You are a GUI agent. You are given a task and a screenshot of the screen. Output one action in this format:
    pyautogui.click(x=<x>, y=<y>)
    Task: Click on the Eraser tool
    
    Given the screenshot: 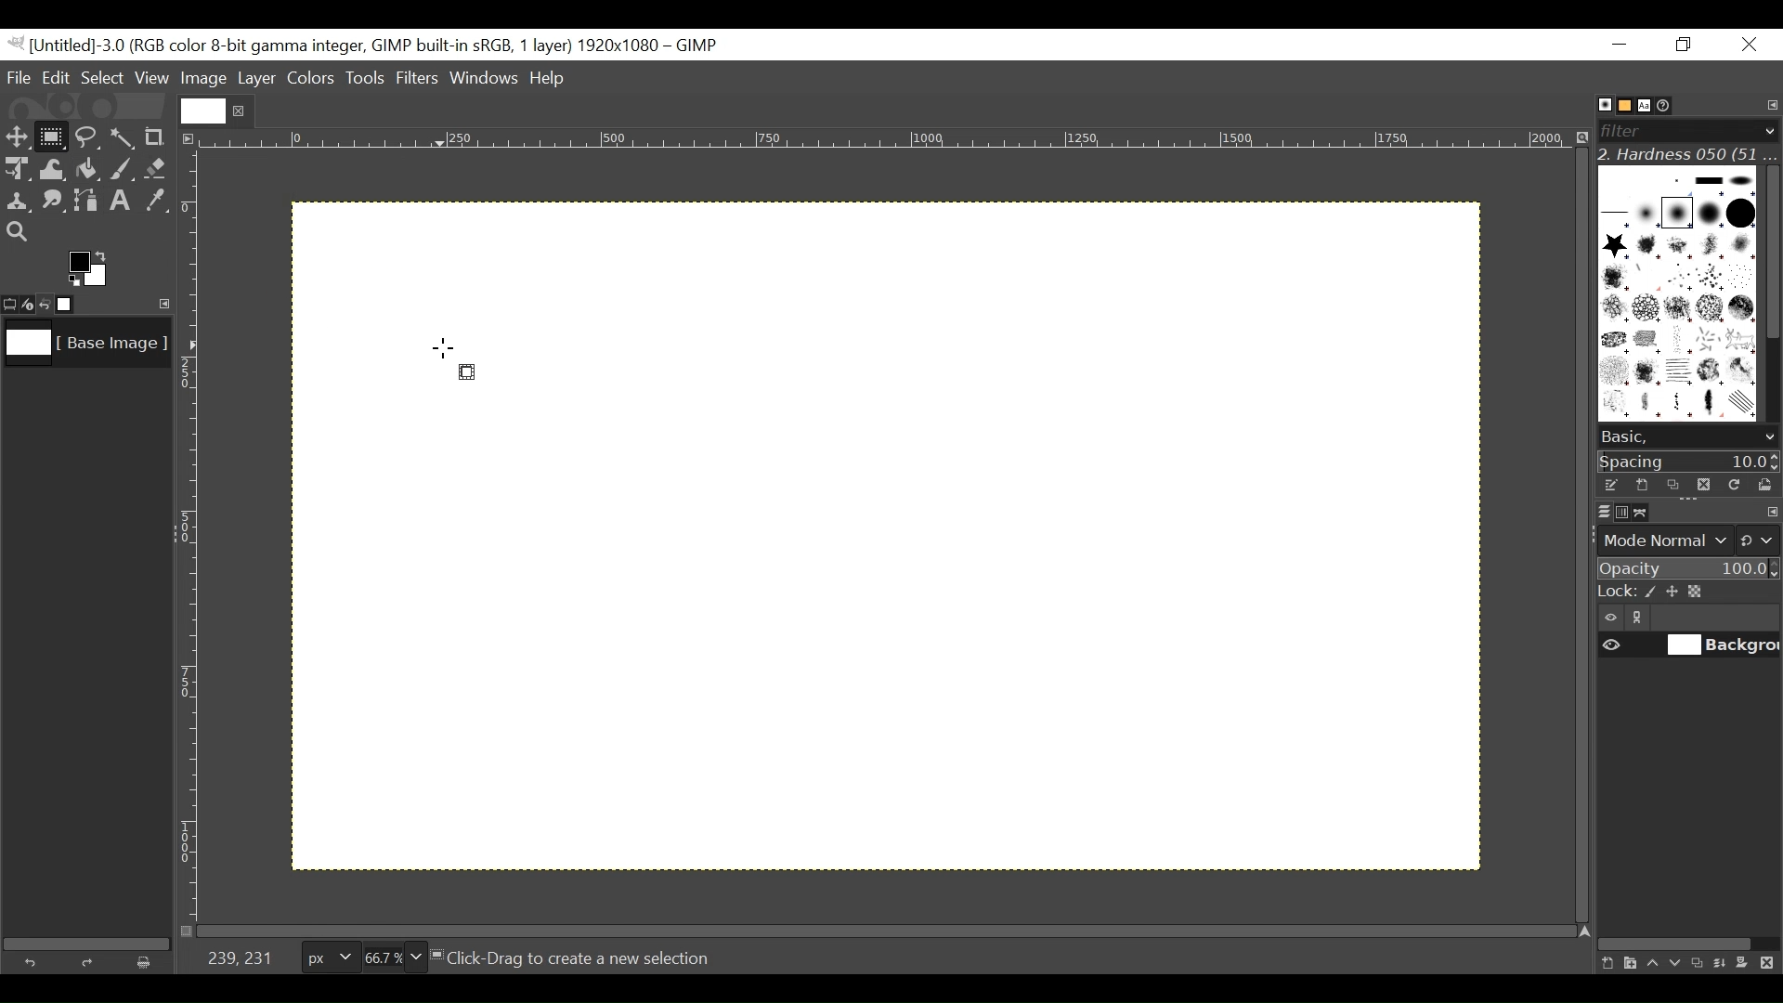 What is the action you would take?
    pyautogui.click(x=158, y=170)
    